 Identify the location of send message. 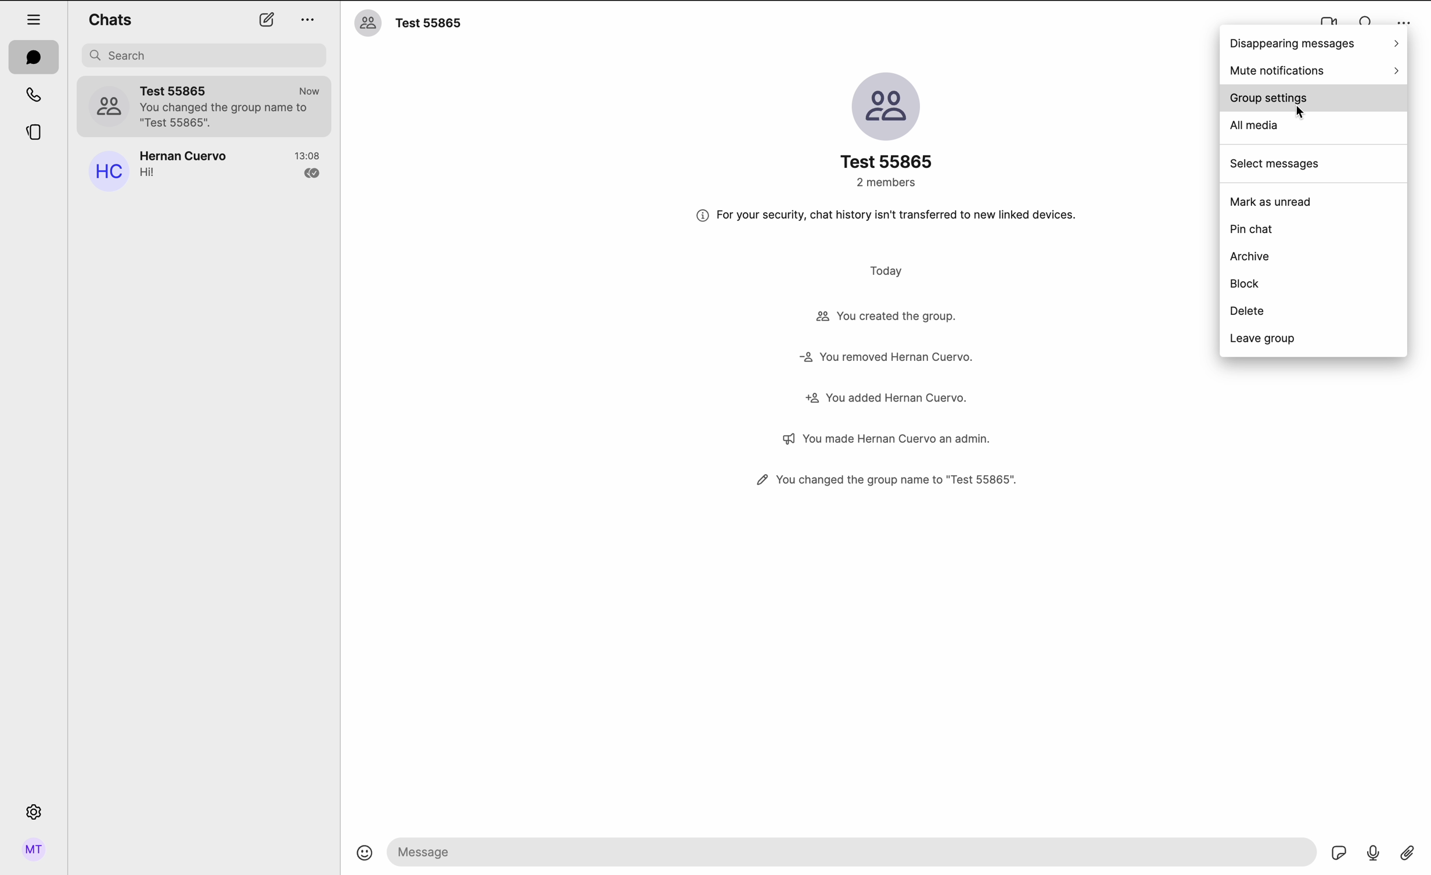
(850, 852).